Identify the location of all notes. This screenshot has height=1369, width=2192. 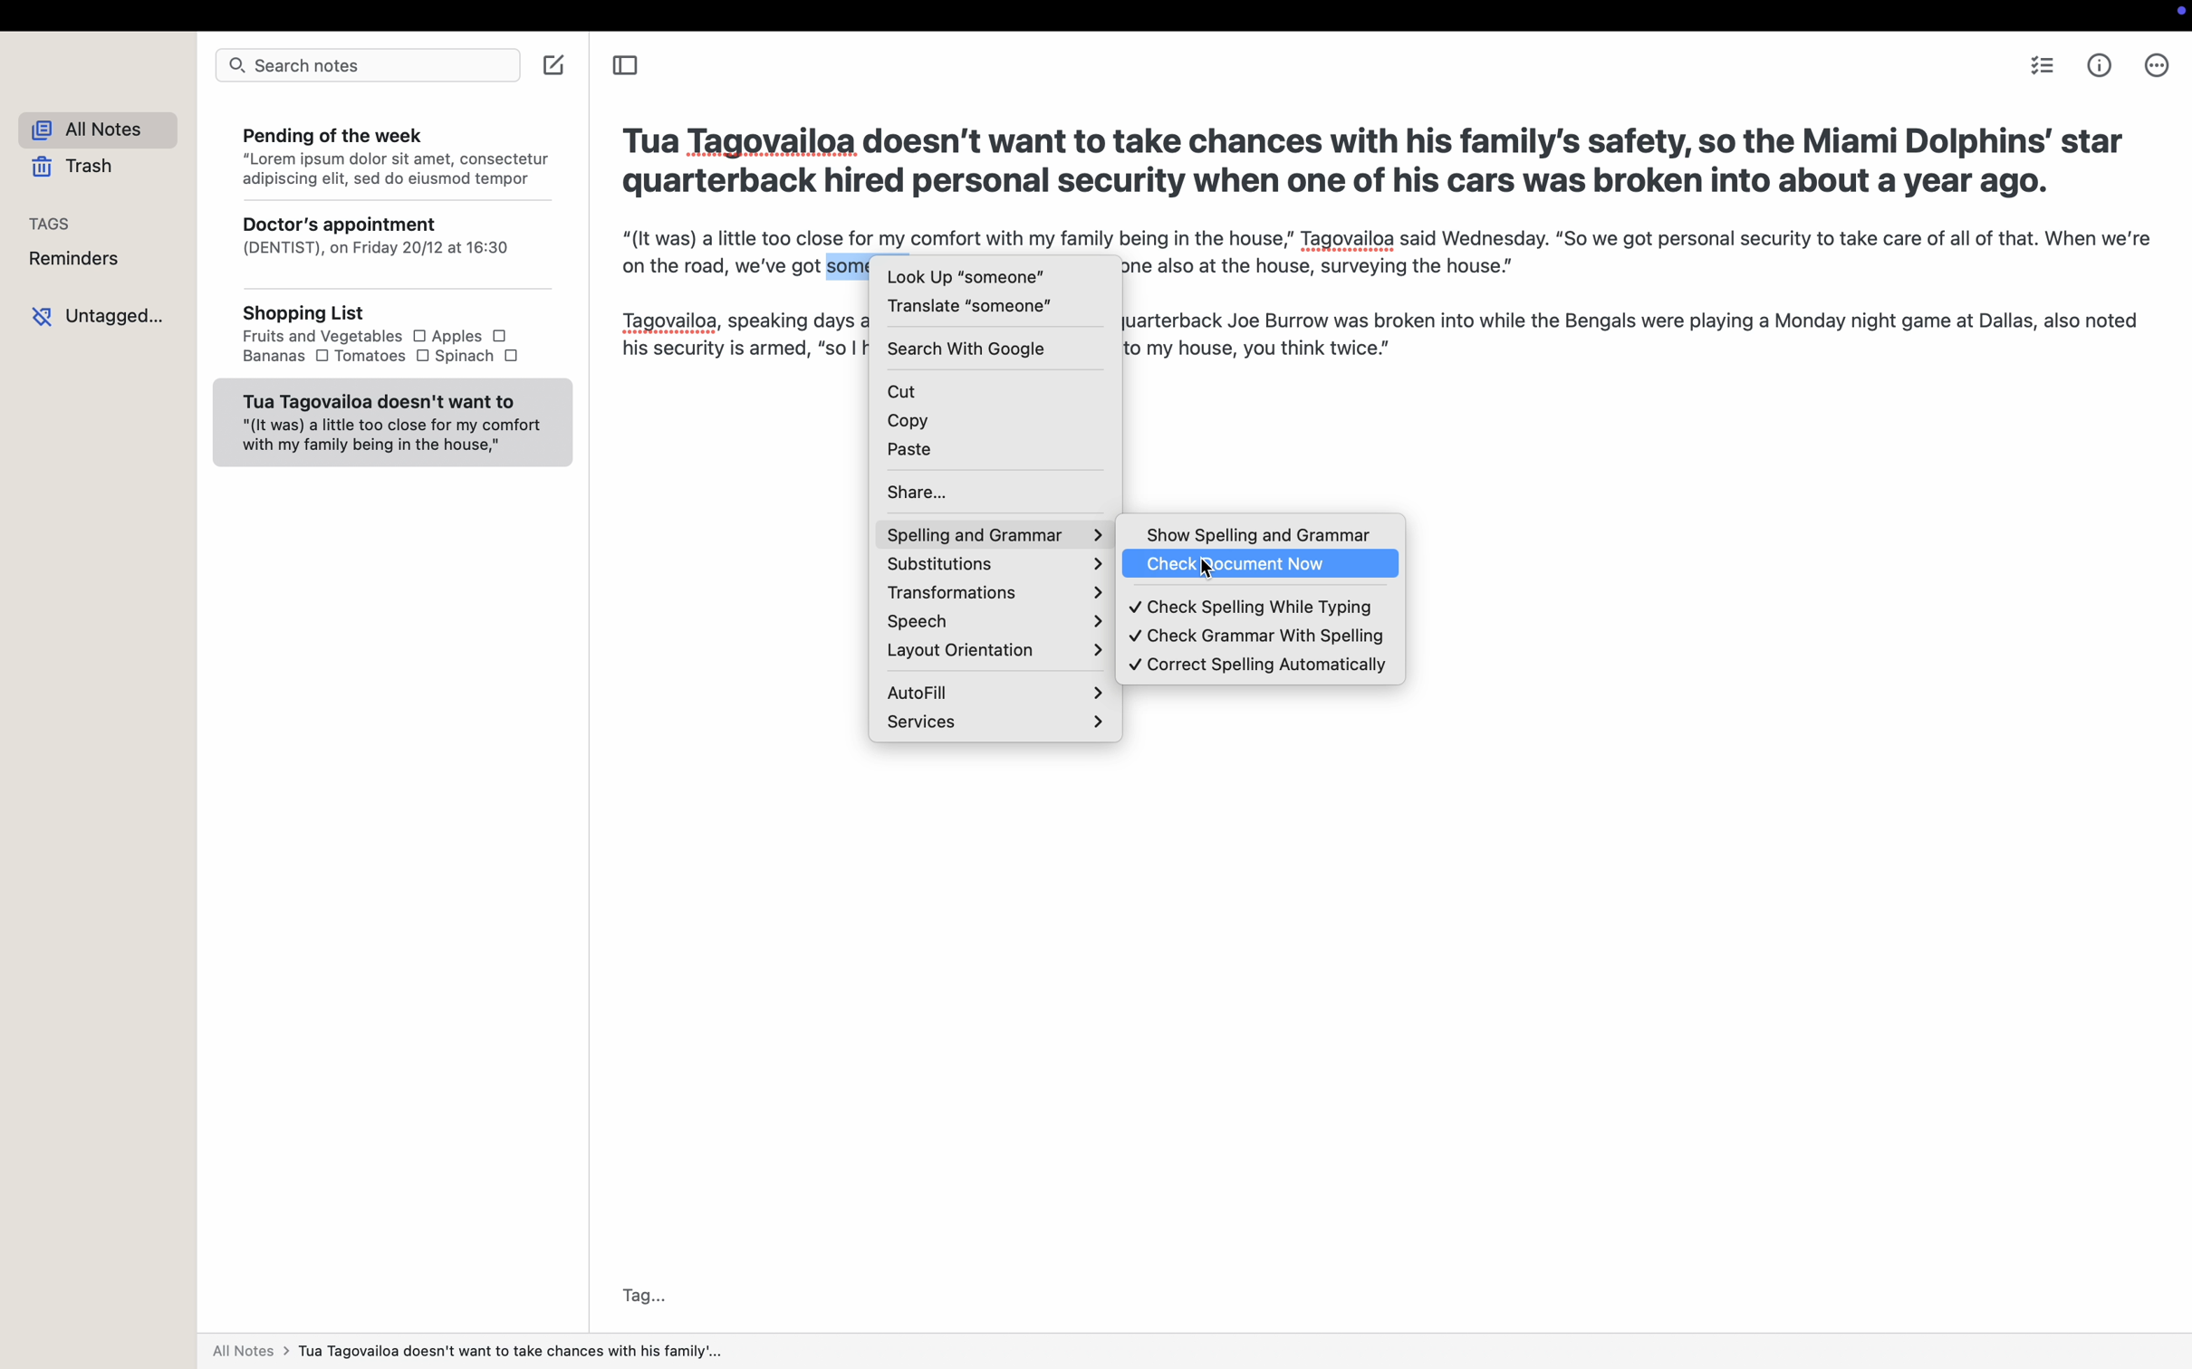
(89, 127).